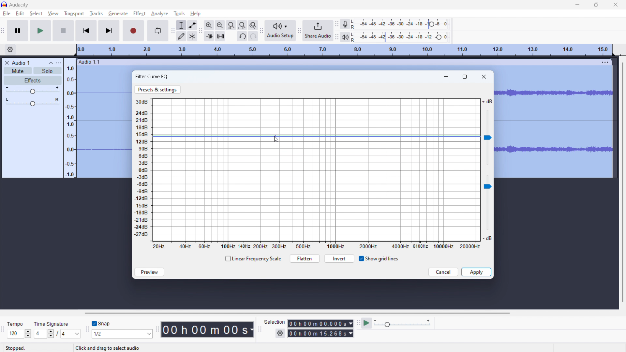  Describe the element at coordinates (347, 24) in the screenshot. I see `recording meter` at that location.